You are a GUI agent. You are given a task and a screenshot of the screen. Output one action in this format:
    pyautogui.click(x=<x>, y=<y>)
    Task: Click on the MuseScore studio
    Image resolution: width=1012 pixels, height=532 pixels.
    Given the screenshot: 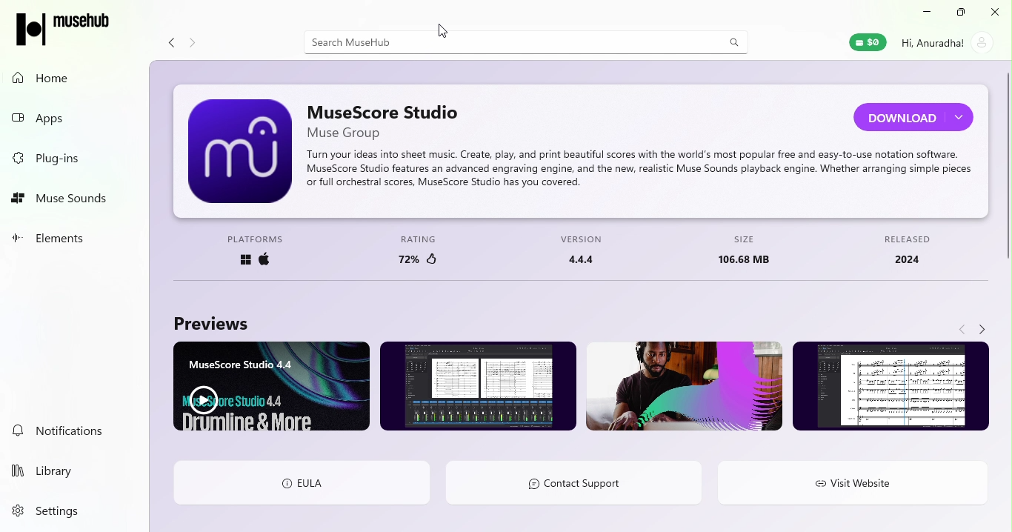 What is the action you would take?
    pyautogui.click(x=388, y=118)
    